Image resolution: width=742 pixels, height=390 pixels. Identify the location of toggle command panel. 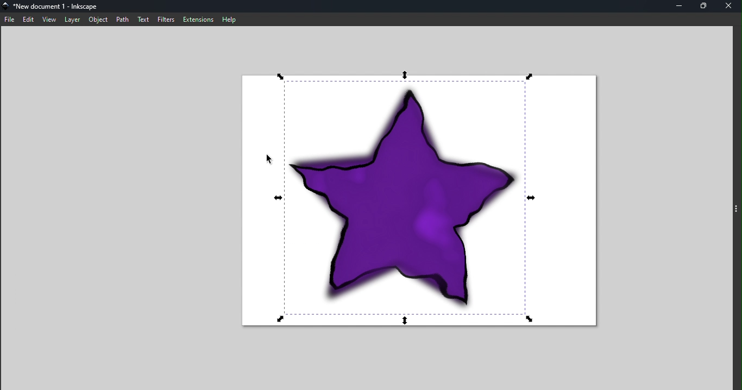
(737, 211).